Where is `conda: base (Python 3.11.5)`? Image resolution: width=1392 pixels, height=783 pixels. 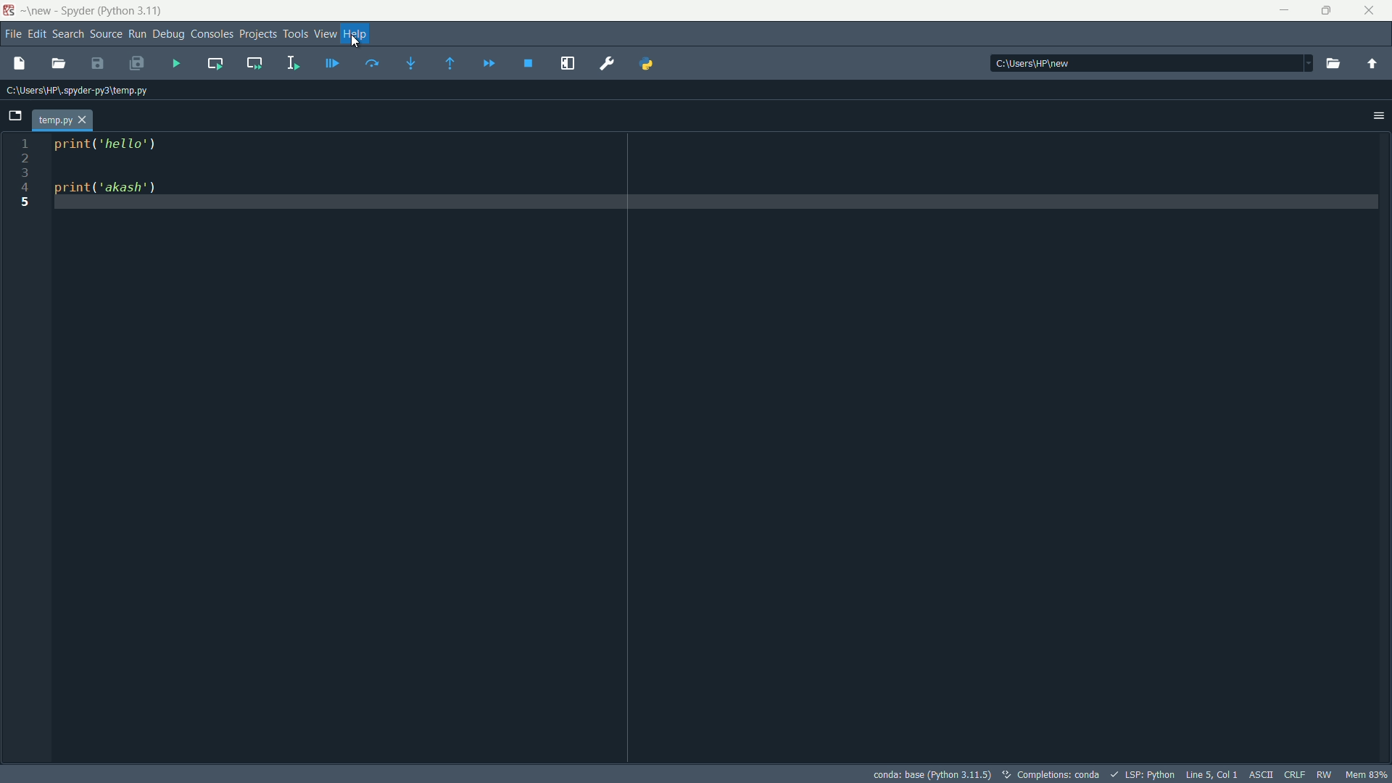
conda: base (Python 3.11.5) is located at coordinates (930, 774).